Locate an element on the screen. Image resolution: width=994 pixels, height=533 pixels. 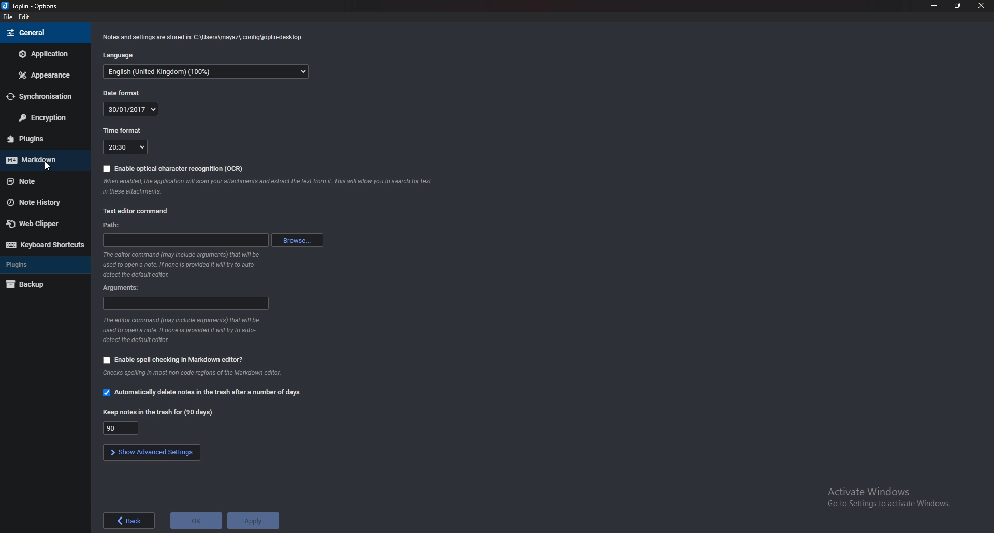
back is located at coordinates (128, 520).